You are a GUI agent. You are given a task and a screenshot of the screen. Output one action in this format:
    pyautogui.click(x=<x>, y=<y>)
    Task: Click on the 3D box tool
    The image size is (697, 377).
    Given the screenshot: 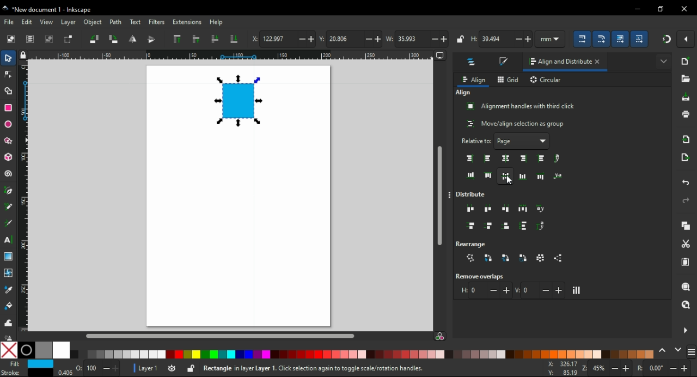 What is the action you would take?
    pyautogui.click(x=8, y=157)
    